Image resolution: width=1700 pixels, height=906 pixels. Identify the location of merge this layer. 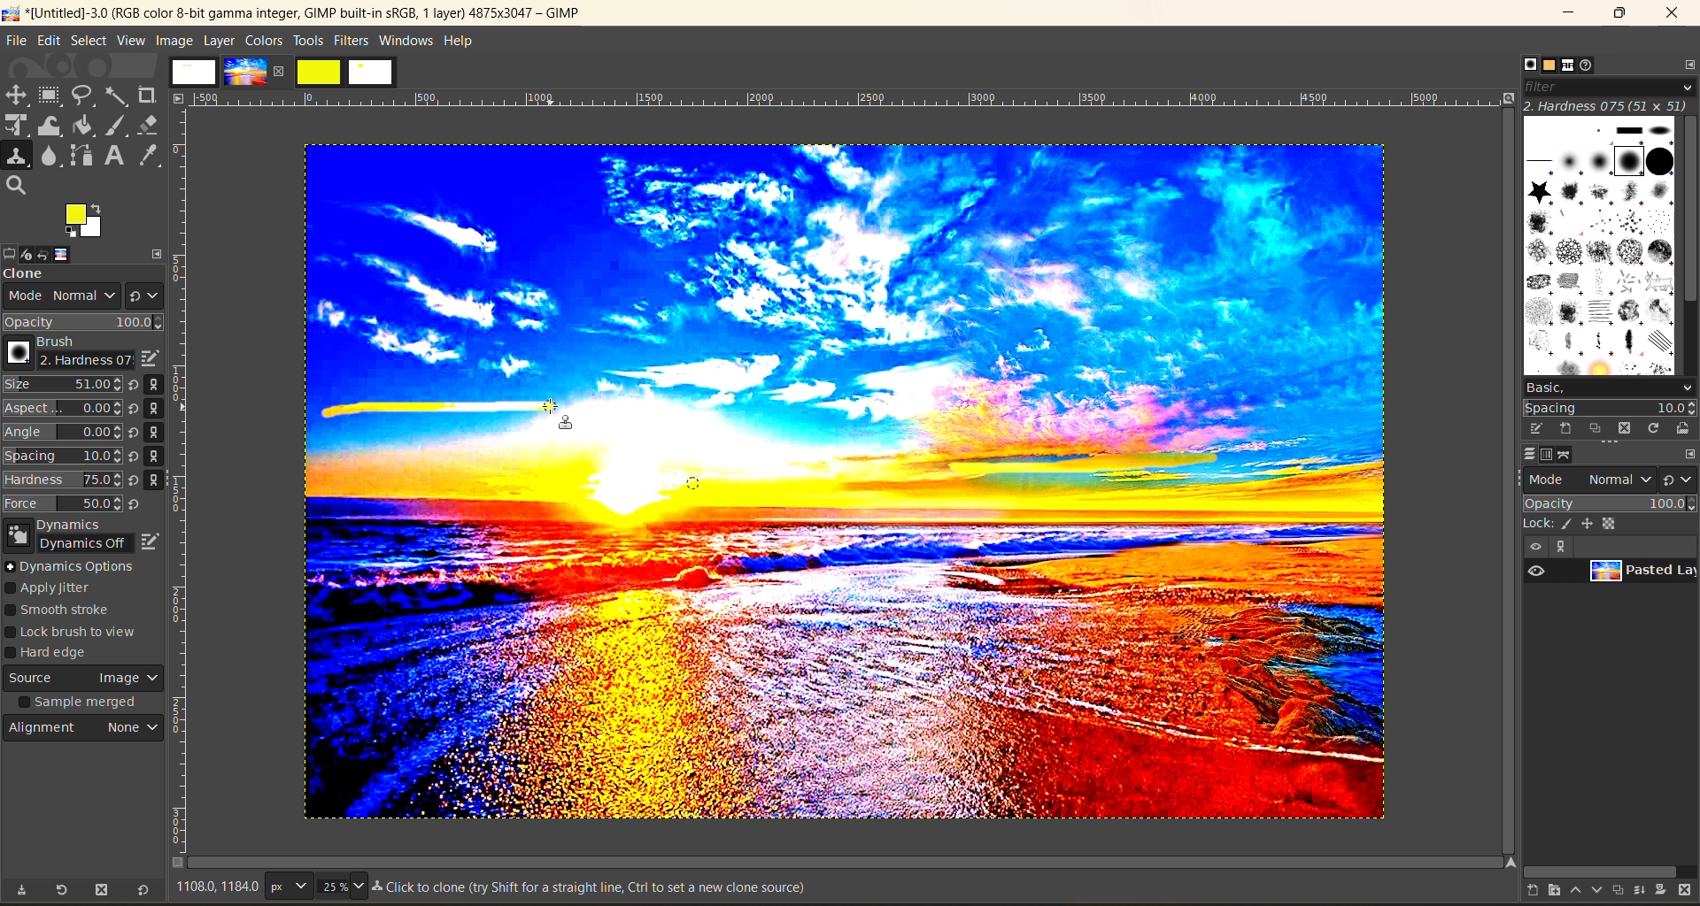
(1639, 889).